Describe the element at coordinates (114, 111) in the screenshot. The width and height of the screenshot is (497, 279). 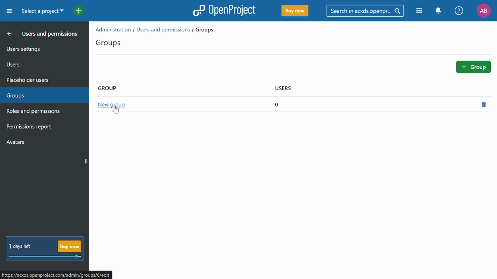
I see `cursor` at that location.